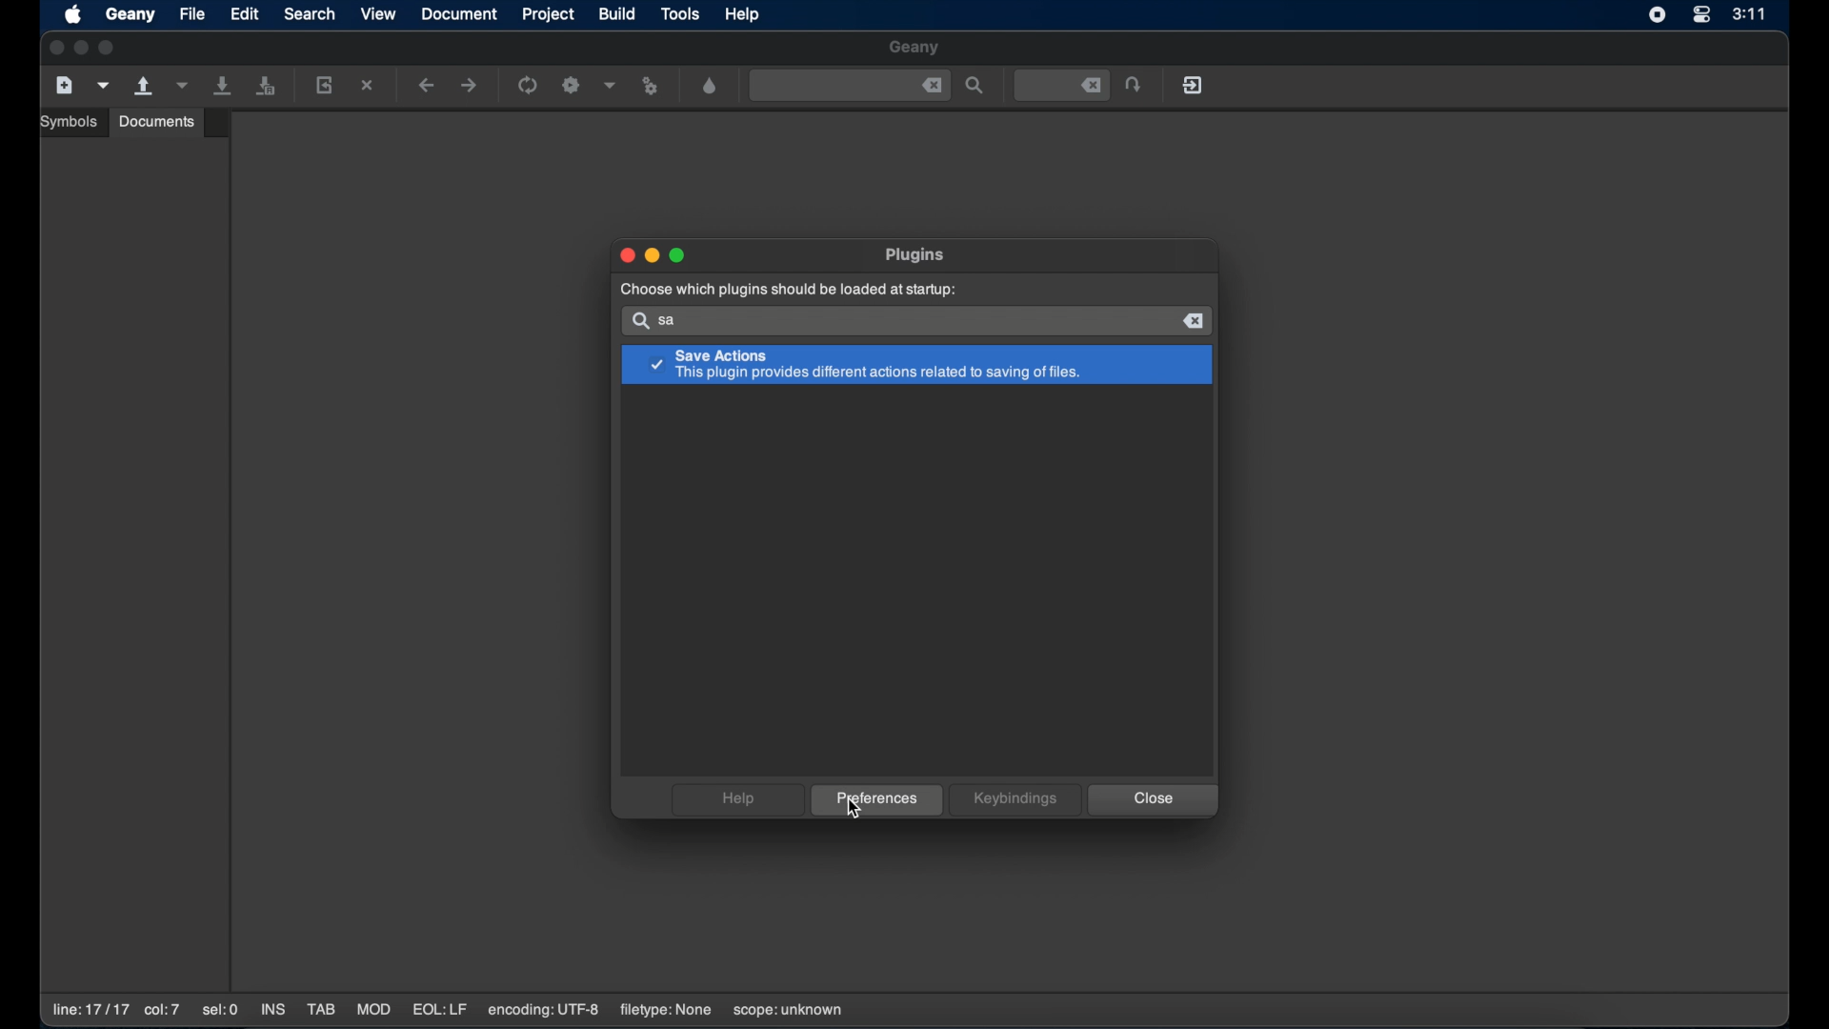 The image size is (1829, 1029). Describe the element at coordinates (711, 87) in the screenshot. I see `open a color chooser dialogue` at that location.